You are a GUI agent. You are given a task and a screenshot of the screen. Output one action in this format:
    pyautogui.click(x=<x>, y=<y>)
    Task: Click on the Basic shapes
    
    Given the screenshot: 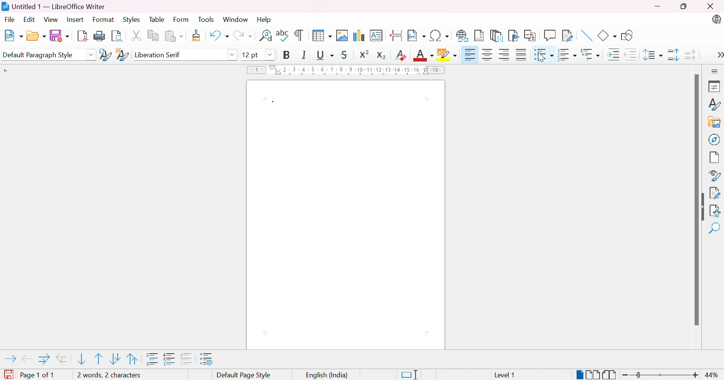 What is the action you would take?
    pyautogui.click(x=607, y=36)
    